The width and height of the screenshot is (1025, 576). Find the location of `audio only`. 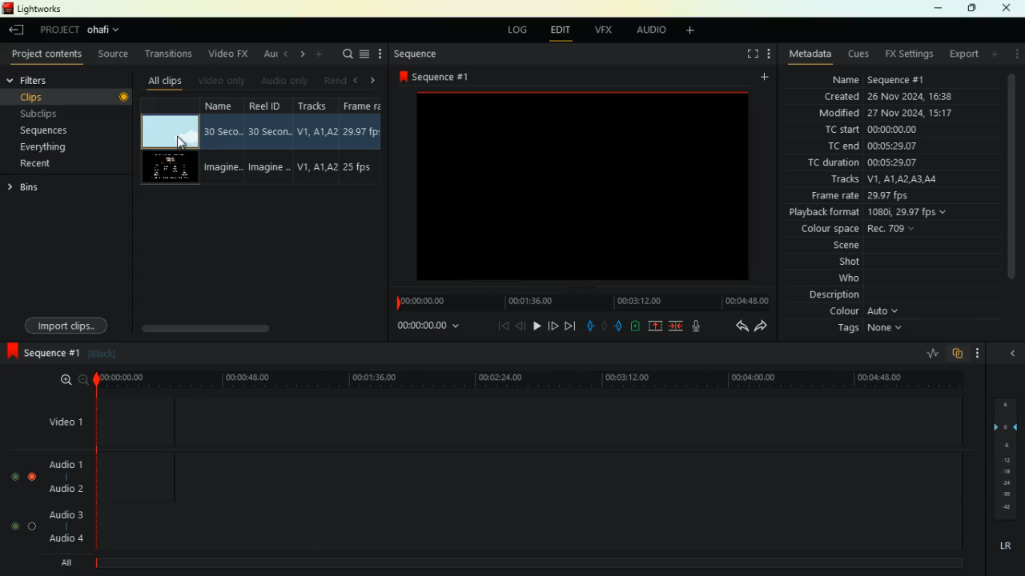

audio only is located at coordinates (285, 80).